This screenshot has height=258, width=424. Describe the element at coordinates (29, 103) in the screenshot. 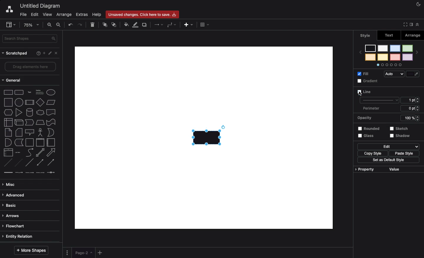

I see `process` at that location.